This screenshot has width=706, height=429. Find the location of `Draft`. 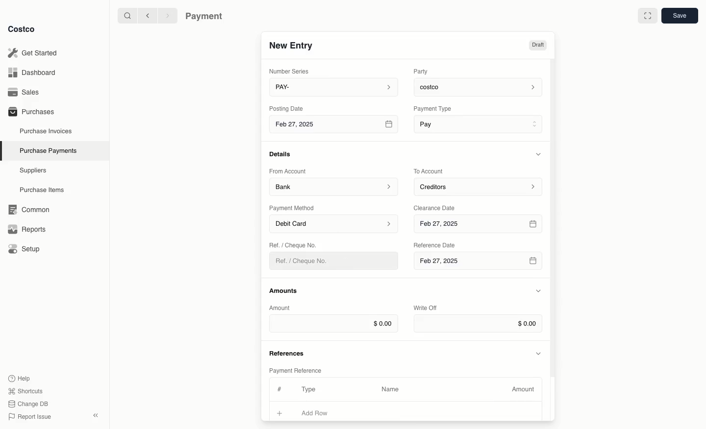

Draft is located at coordinates (537, 45).